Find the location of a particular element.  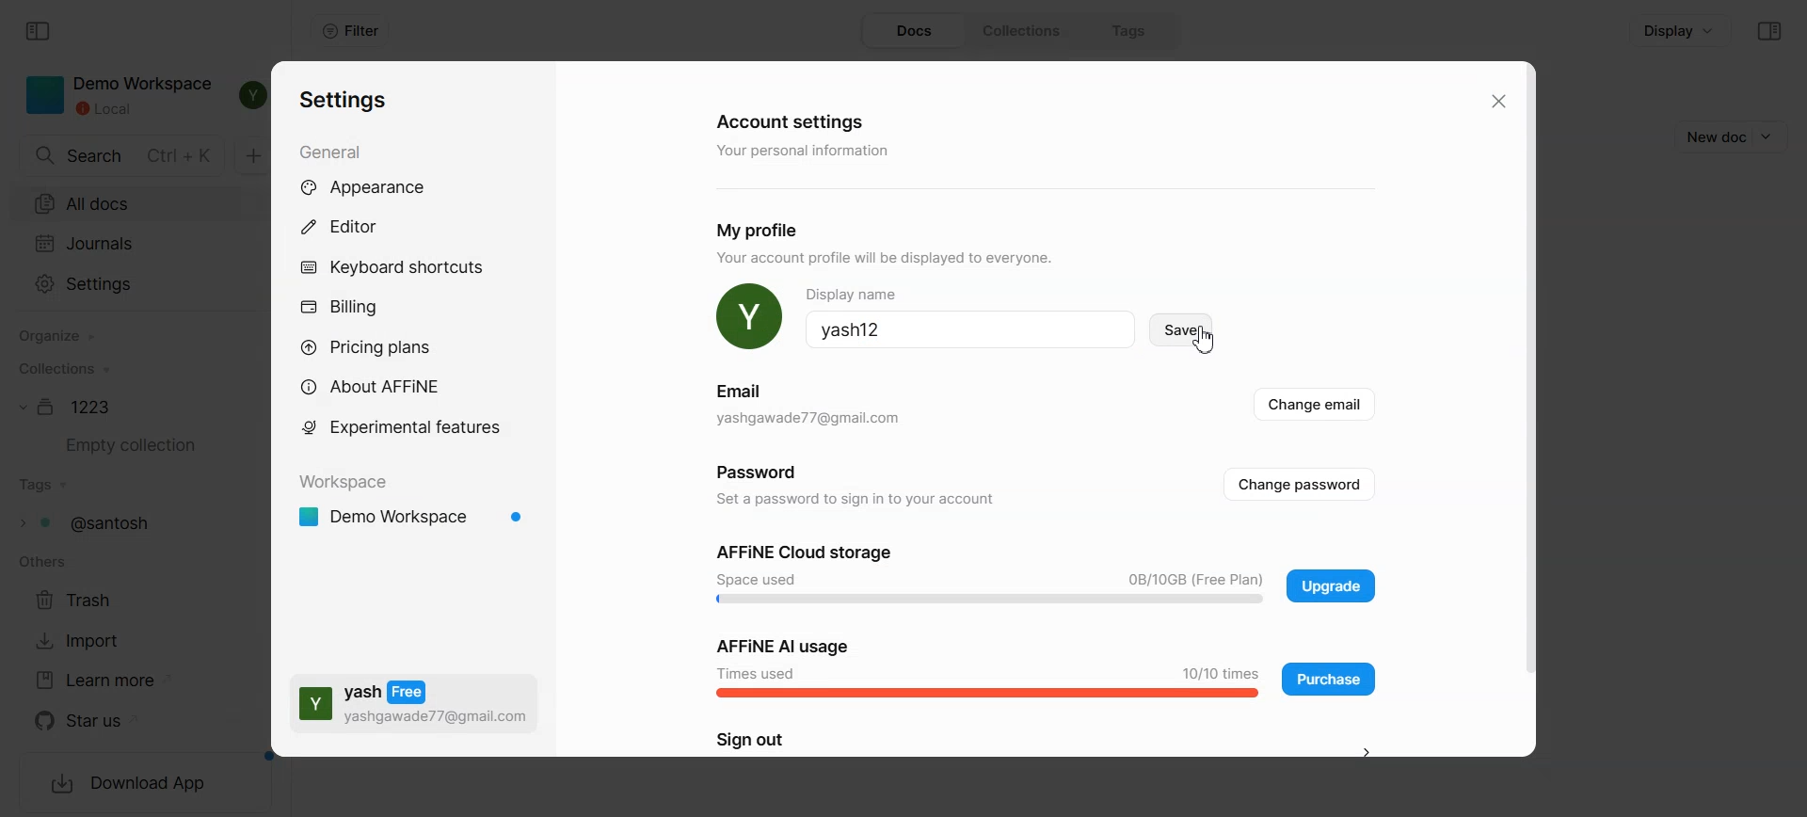

Docs is located at coordinates (916, 31).